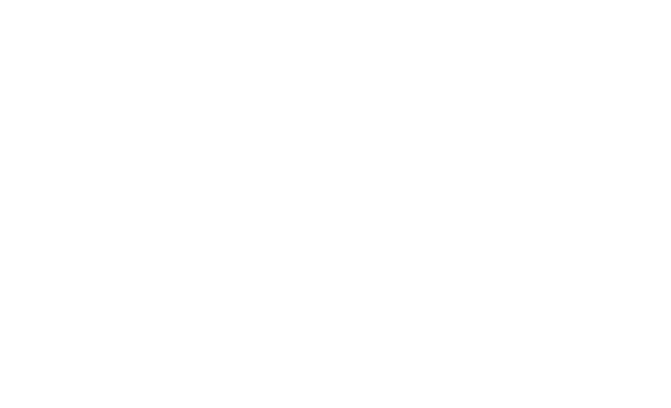  What do you see at coordinates (167, 284) in the screenshot?
I see `Display capture` at bounding box center [167, 284].